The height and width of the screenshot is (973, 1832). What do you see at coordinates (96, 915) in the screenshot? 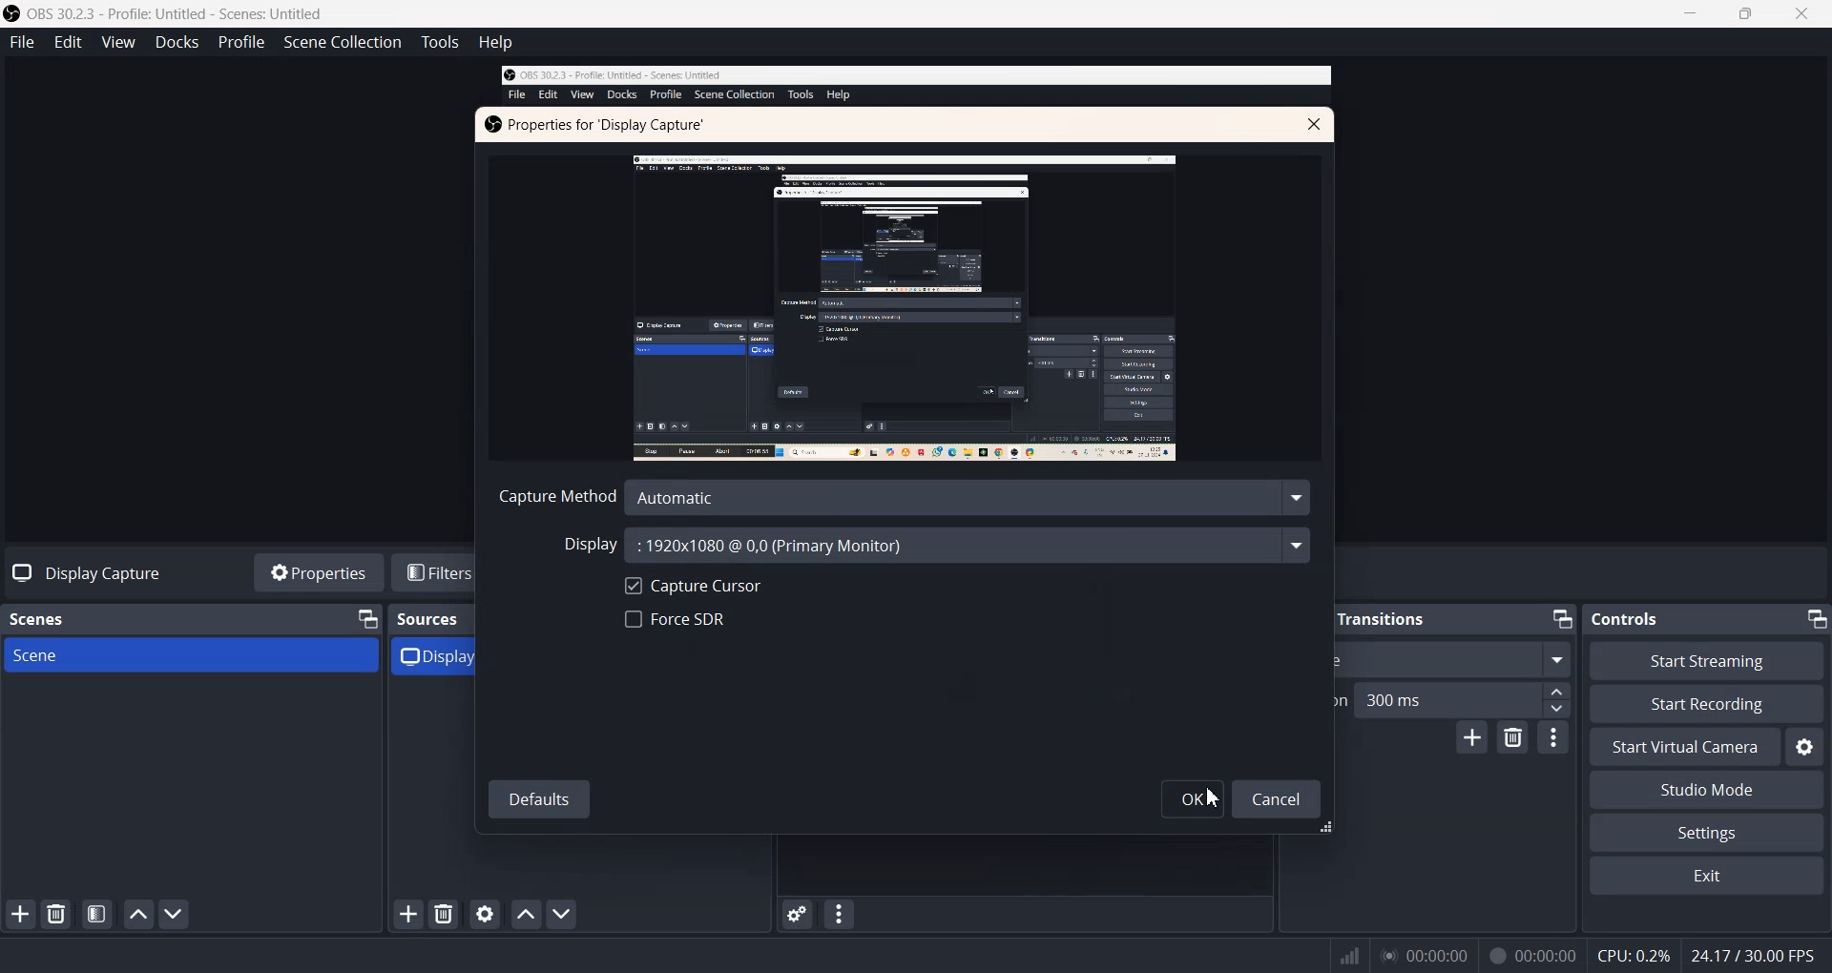
I see `Open scene Filter` at bounding box center [96, 915].